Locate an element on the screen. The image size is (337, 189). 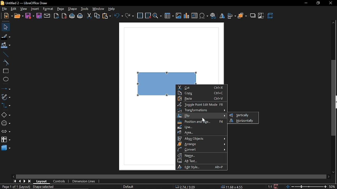
arrows is located at coordinates (6, 132).